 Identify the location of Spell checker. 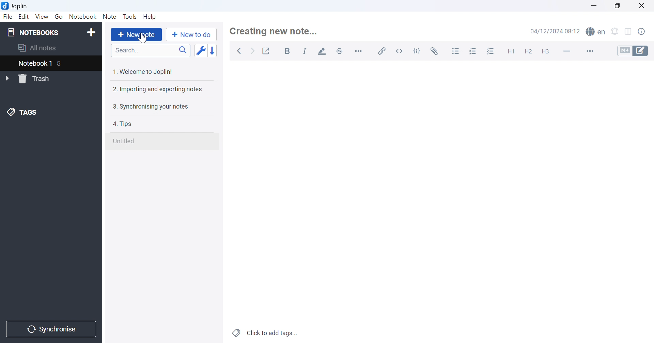
(596, 32).